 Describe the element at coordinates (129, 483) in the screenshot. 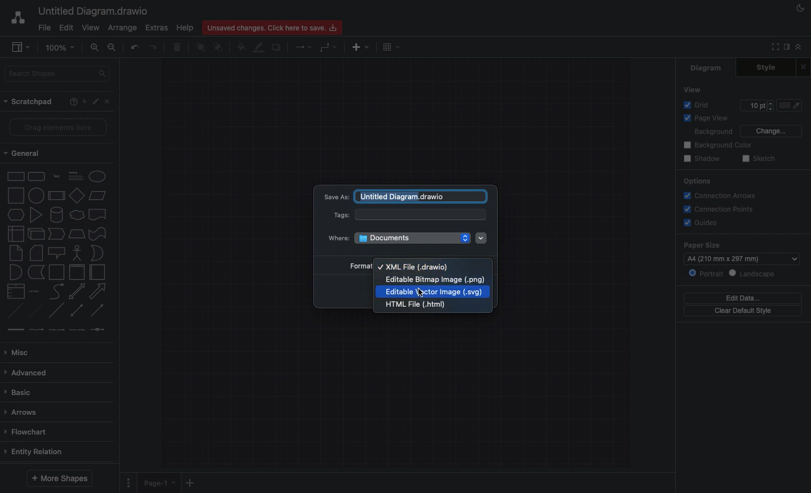

I see `Options` at that location.